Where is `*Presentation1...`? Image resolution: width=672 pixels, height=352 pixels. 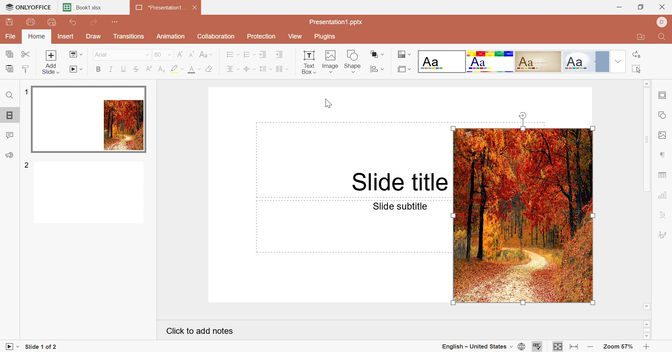
*Presentation1... is located at coordinates (161, 8).